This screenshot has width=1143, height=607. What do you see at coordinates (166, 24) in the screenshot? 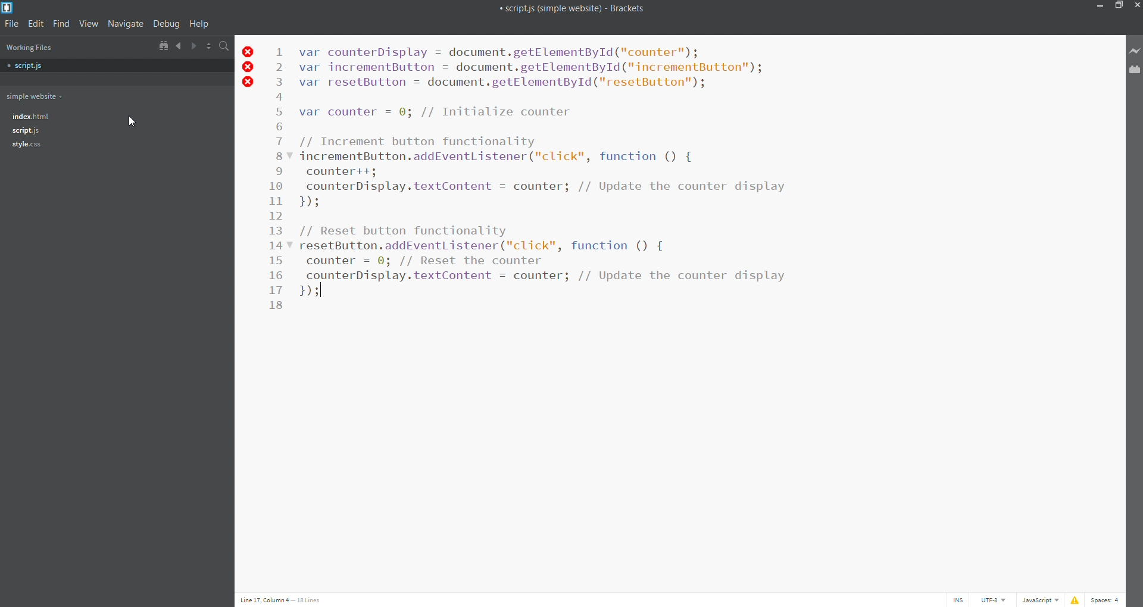
I see `debug` at bounding box center [166, 24].